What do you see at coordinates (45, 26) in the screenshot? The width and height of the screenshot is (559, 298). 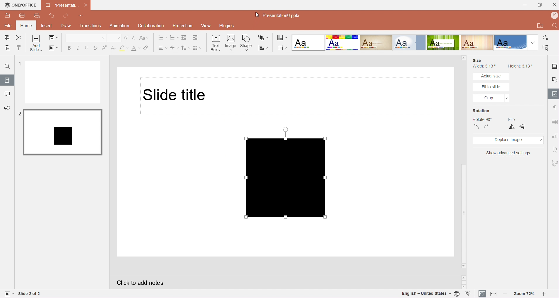 I see `Insert` at bounding box center [45, 26].